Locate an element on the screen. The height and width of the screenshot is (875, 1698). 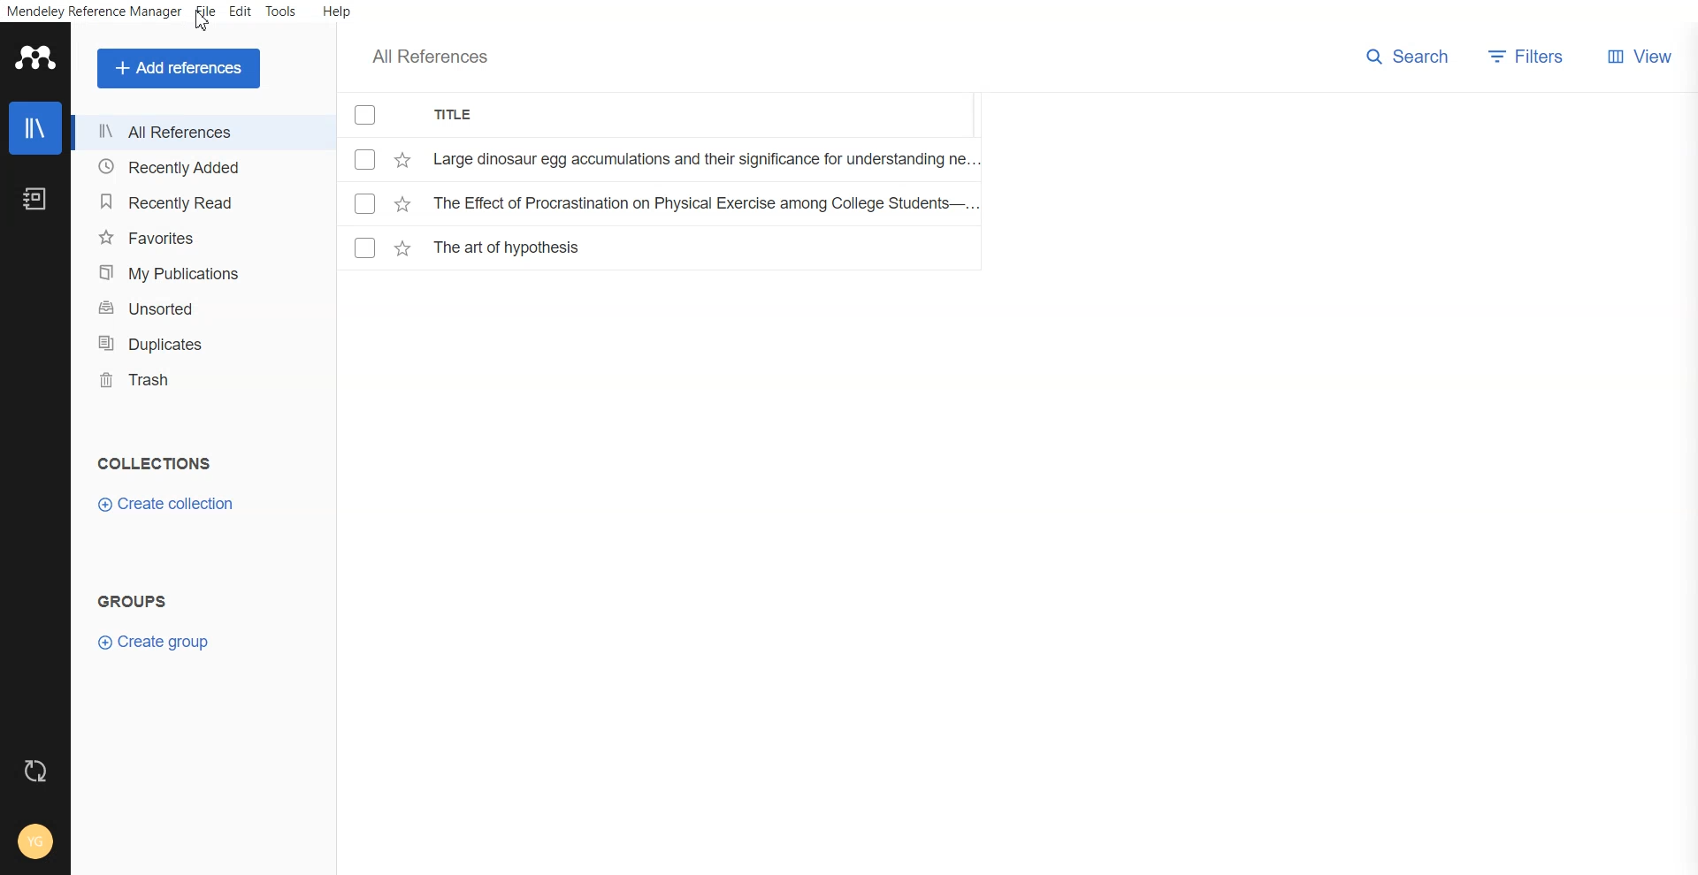
Logo is located at coordinates (34, 59).